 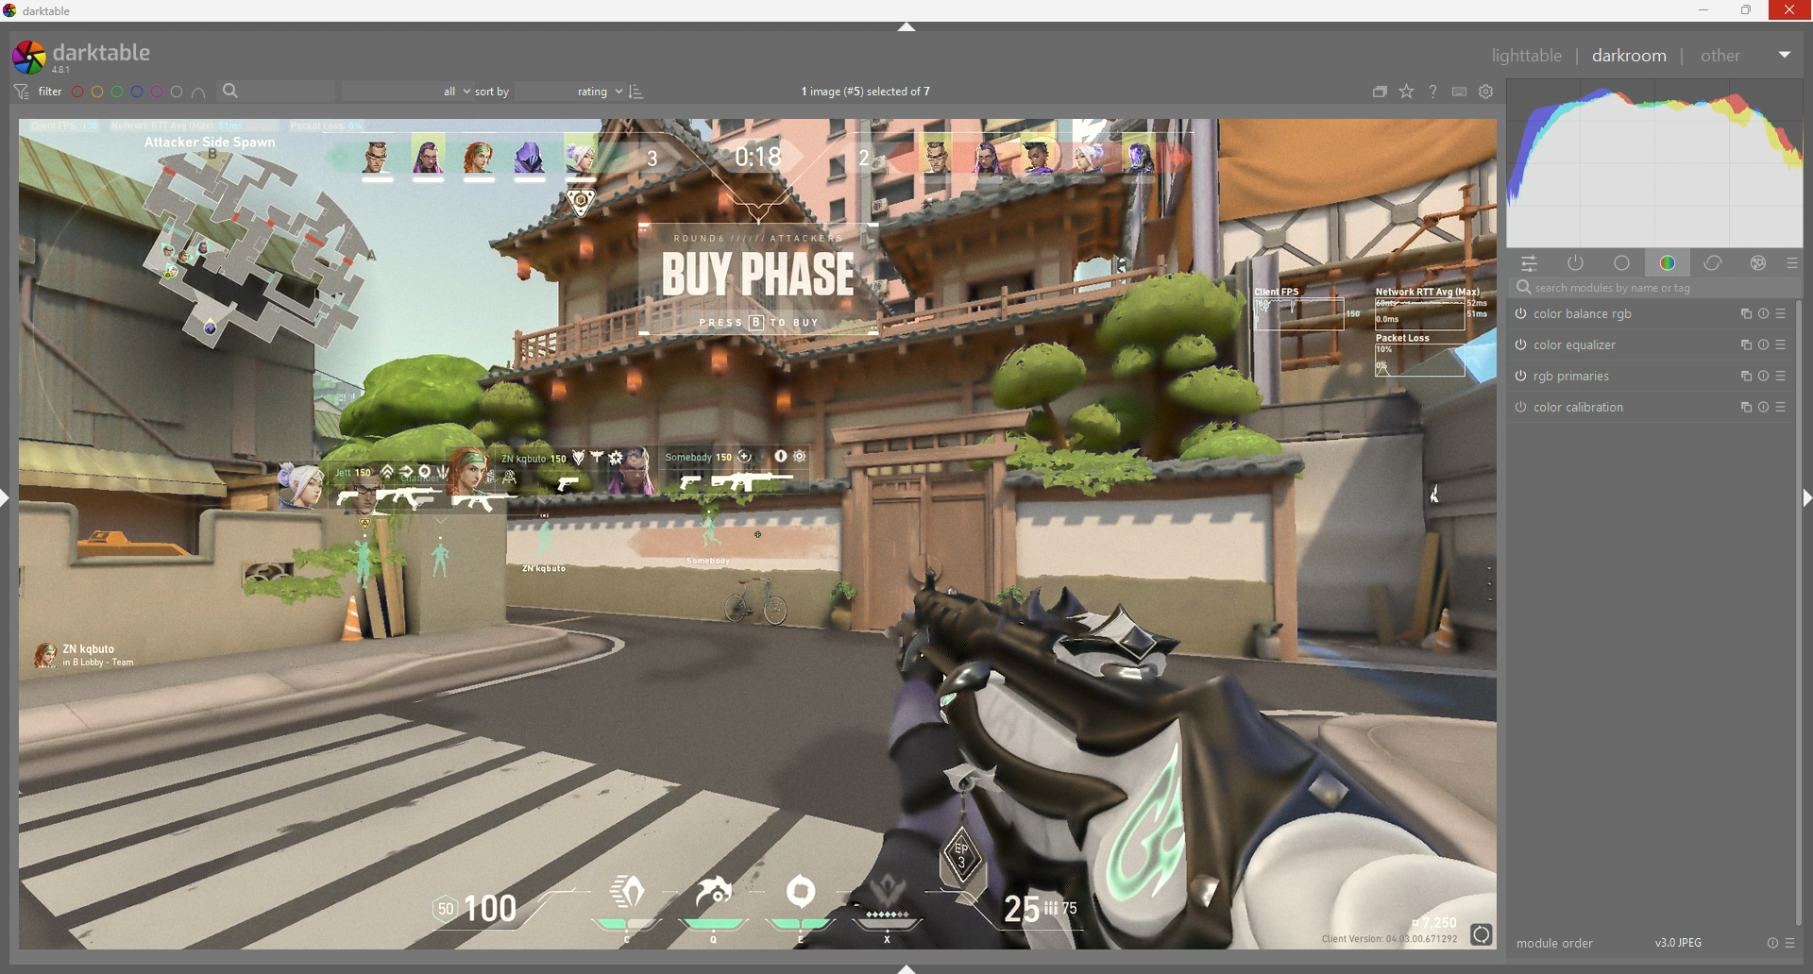 I want to click on scroll bar, so click(x=1800, y=613).